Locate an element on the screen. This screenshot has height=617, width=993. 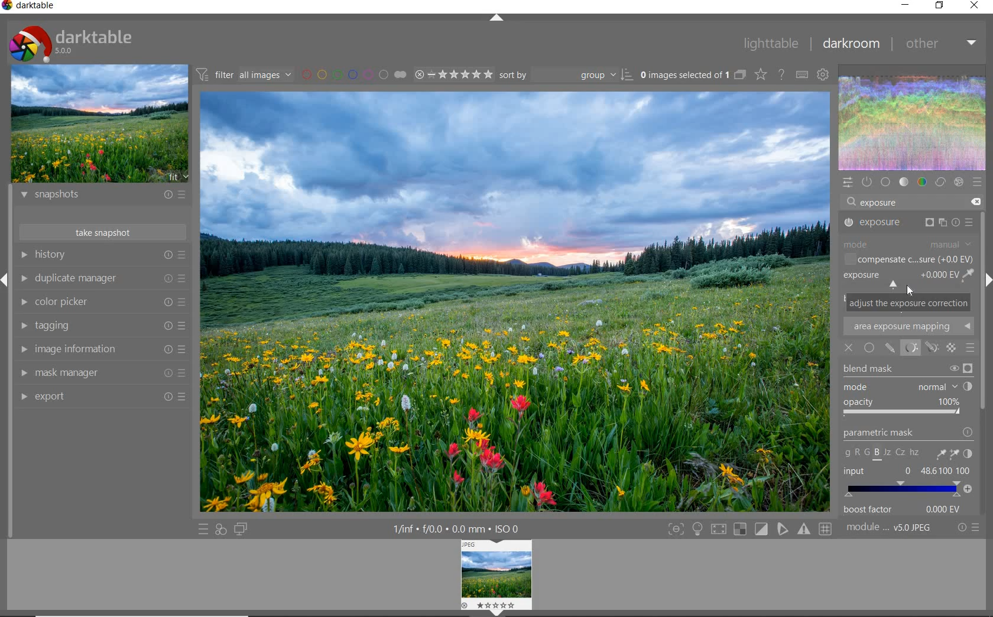
mask manager is located at coordinates (101, 373).